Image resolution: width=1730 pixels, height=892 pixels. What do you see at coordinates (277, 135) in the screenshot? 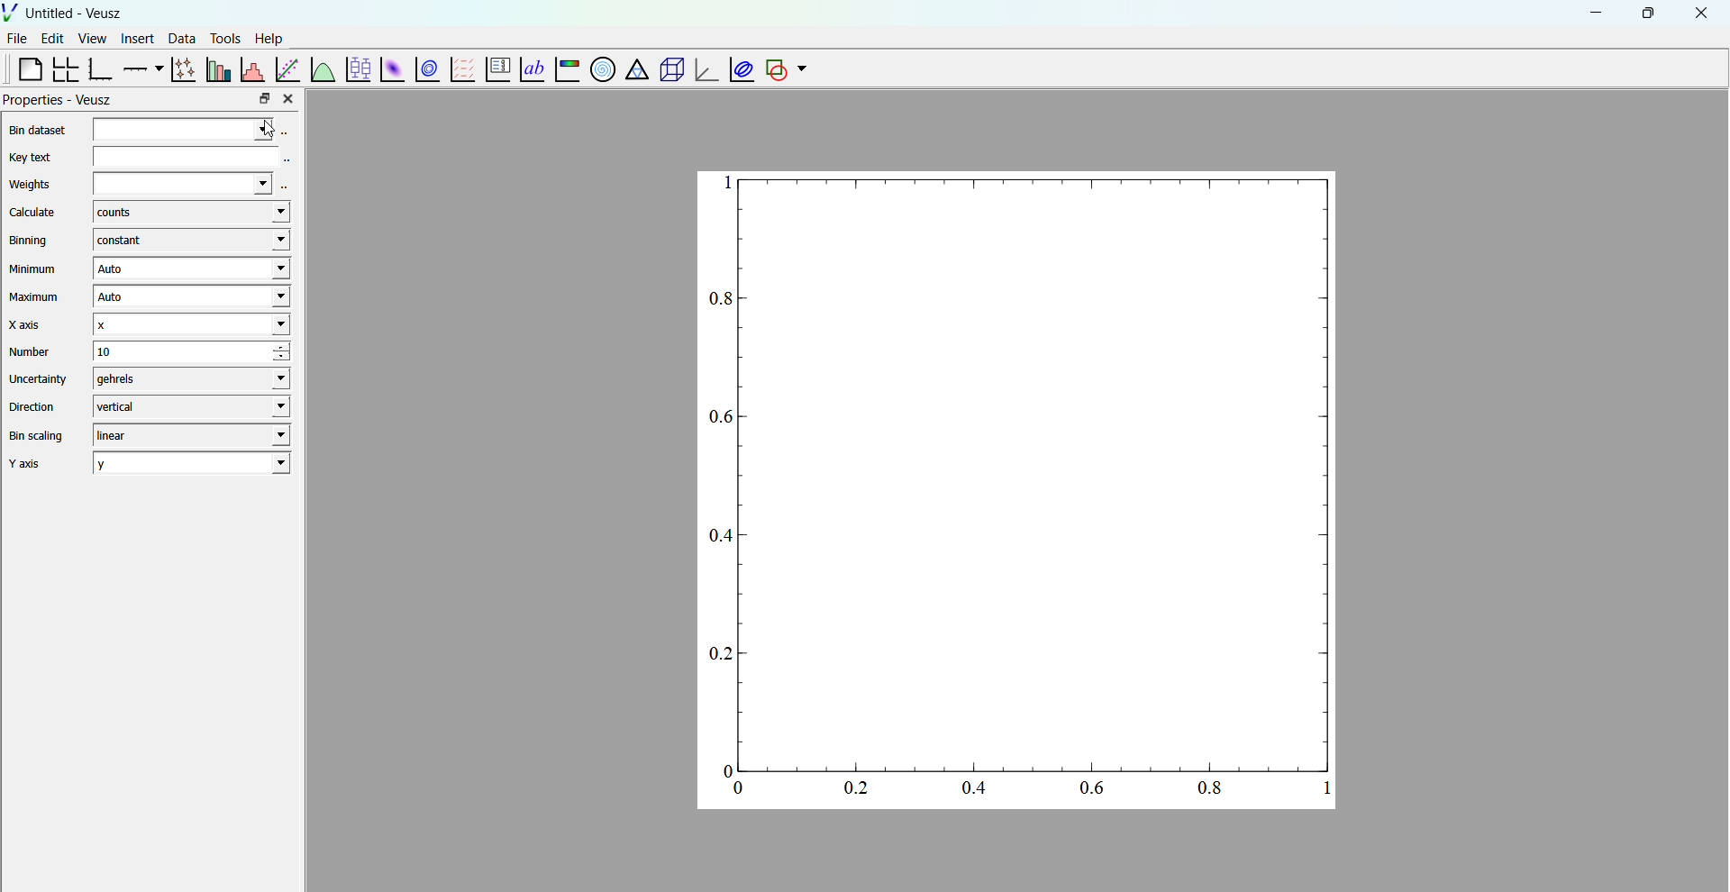
I see `cursor` at bounding box center [277, 135].